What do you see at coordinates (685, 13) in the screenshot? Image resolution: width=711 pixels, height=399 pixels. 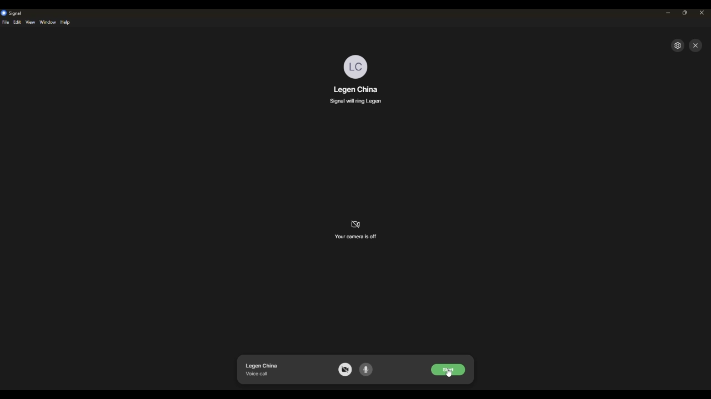 I see `maximize` at bounding box center [685, 13].